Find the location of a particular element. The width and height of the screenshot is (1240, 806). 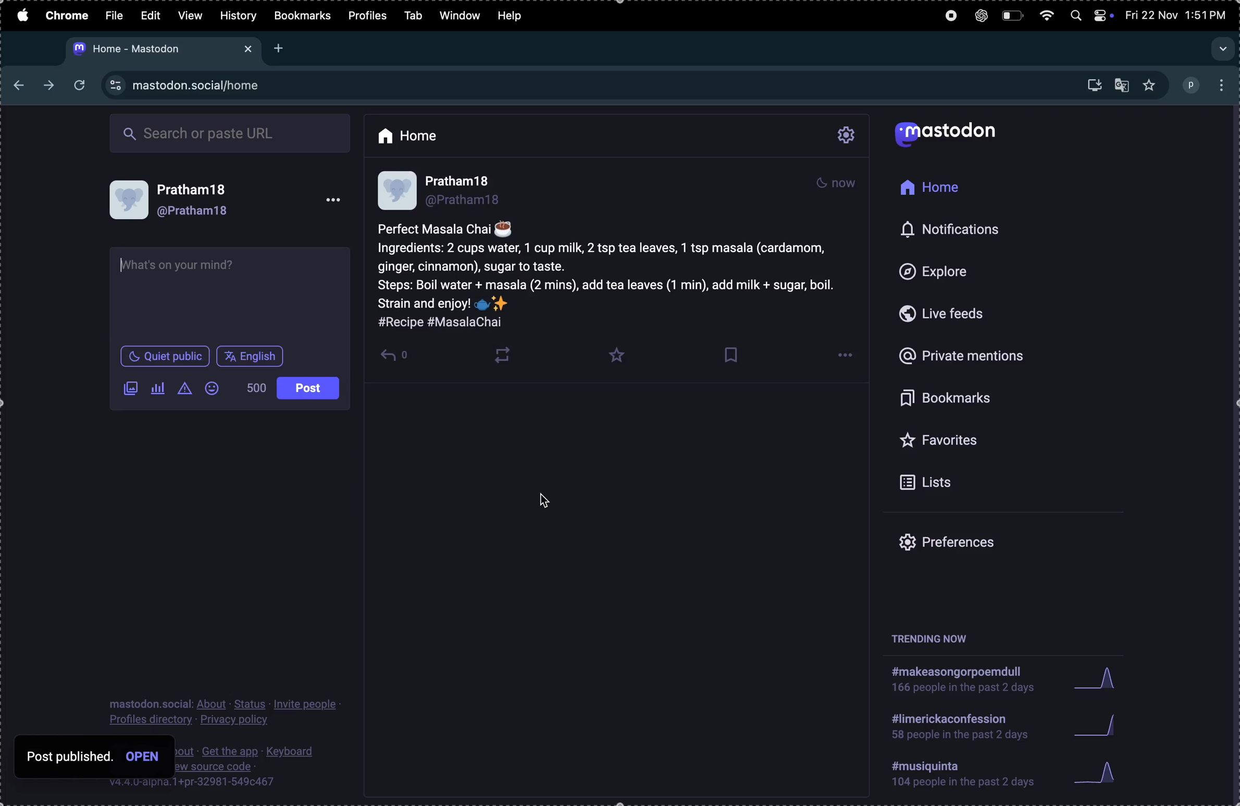

mastodon logo is located at coordinates (963, 130).